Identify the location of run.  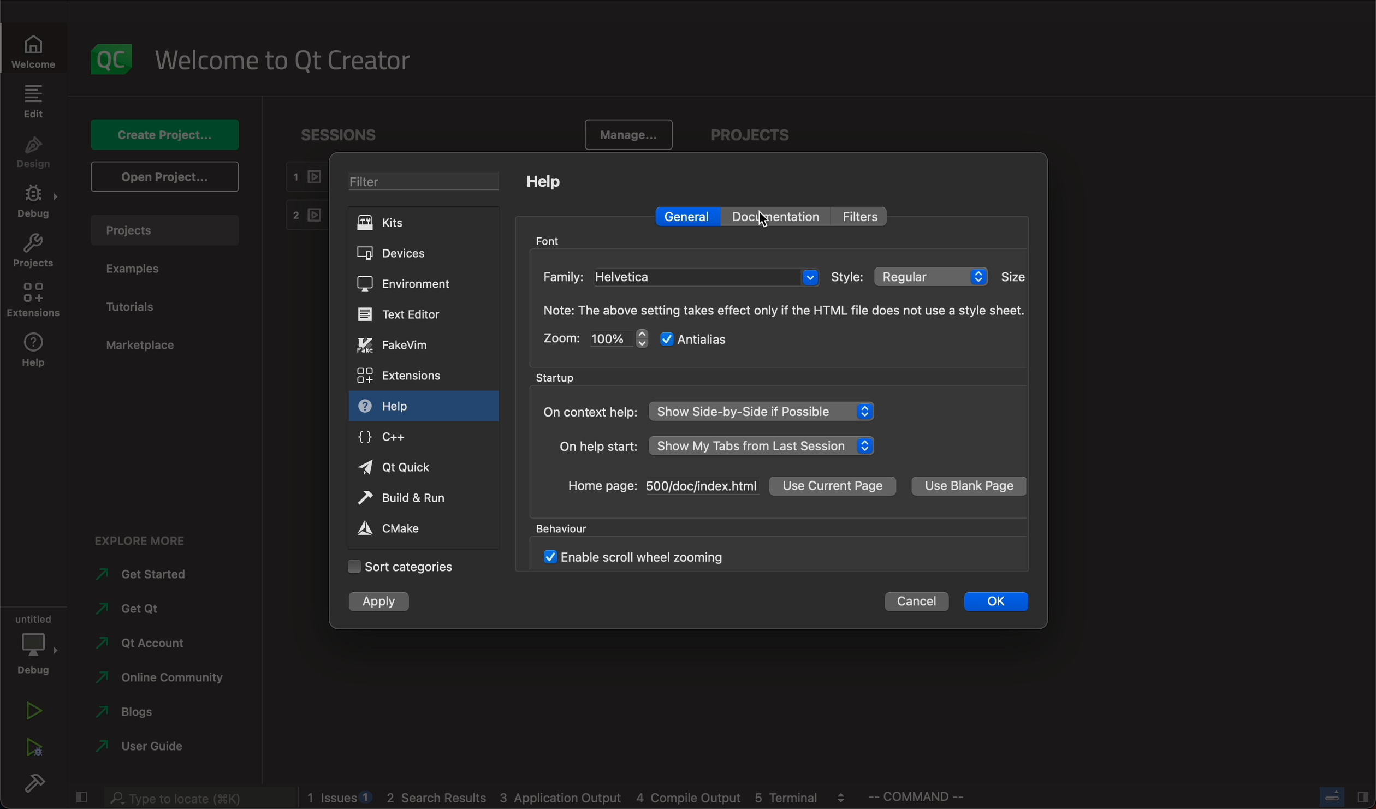
(34, 710).